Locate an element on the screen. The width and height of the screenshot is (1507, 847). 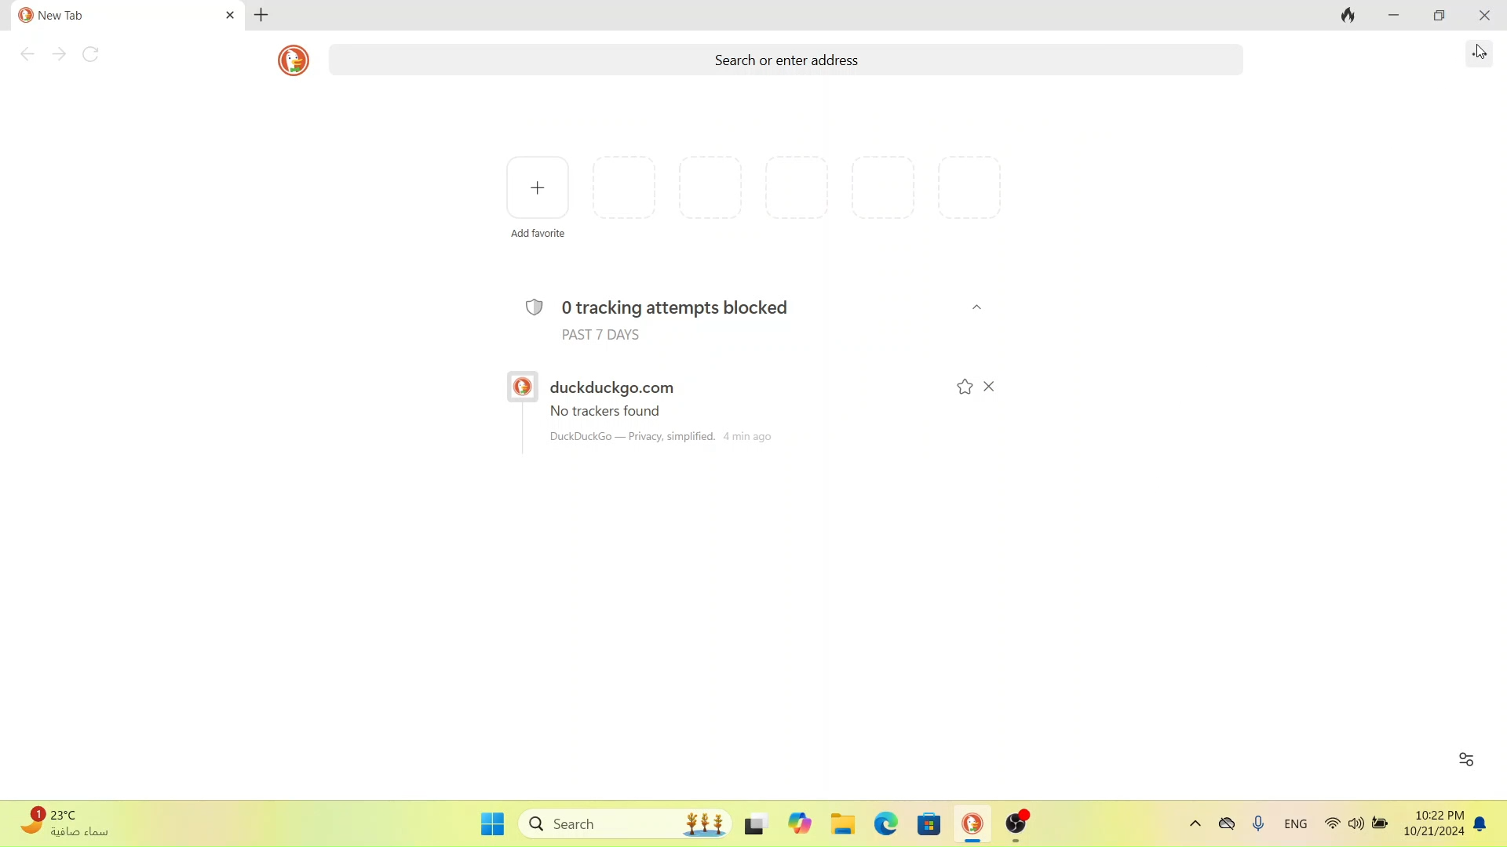
microsoft edge is located at coordinates (886, 825).